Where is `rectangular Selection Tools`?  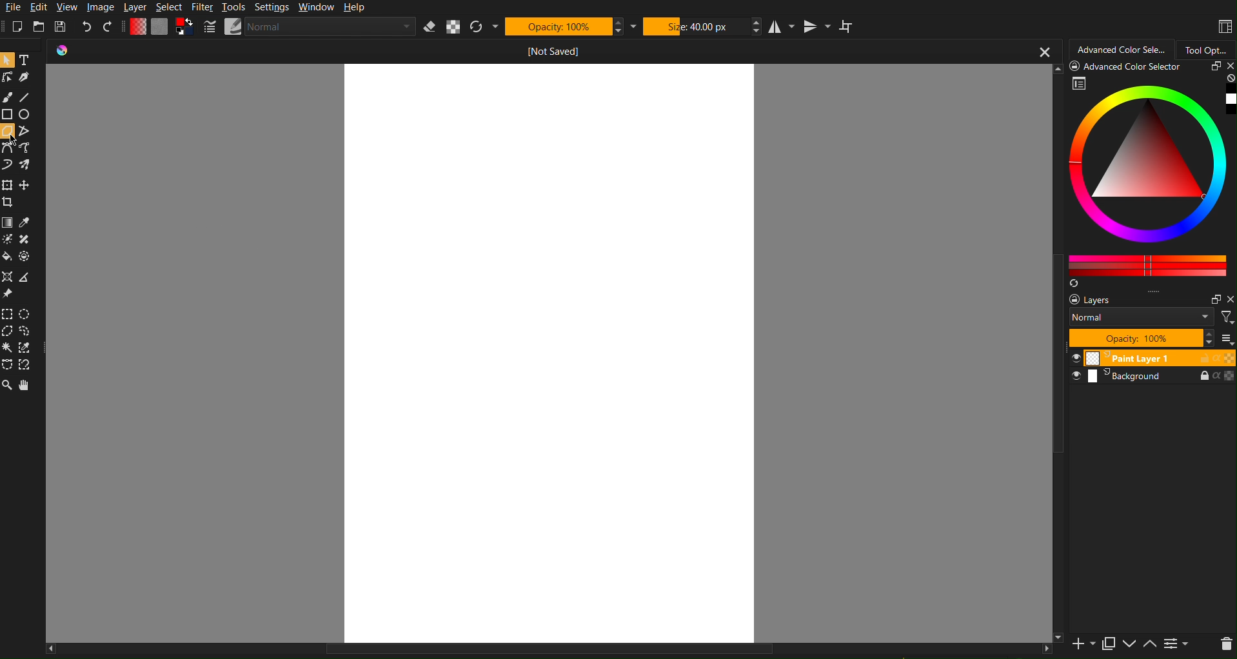
rectangular Selection Tools is located at coordinates (8, 313).